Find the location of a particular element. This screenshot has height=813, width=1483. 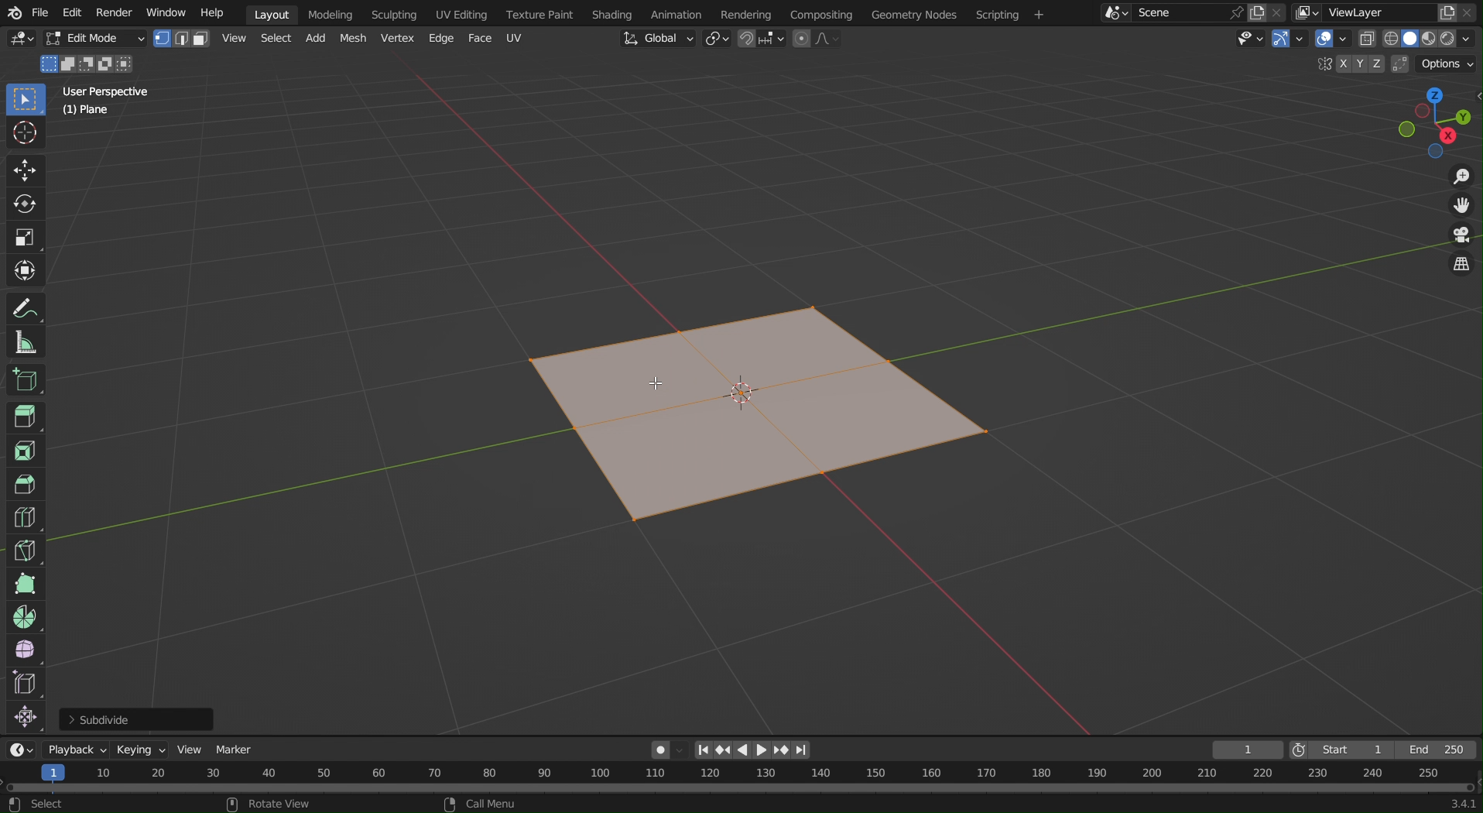

End is located at coordinates (1435, 751).